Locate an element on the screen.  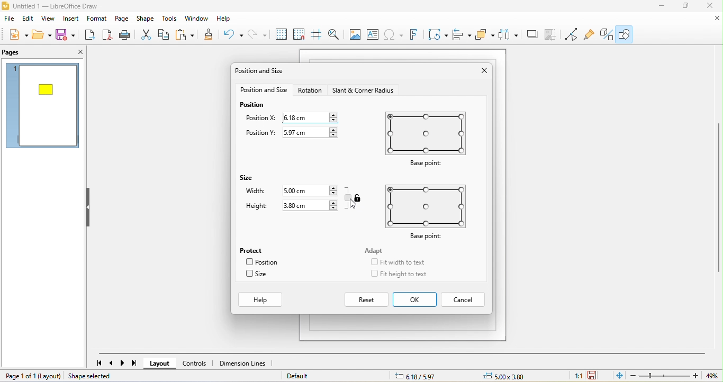
next page is located at coordinates (124, 363).